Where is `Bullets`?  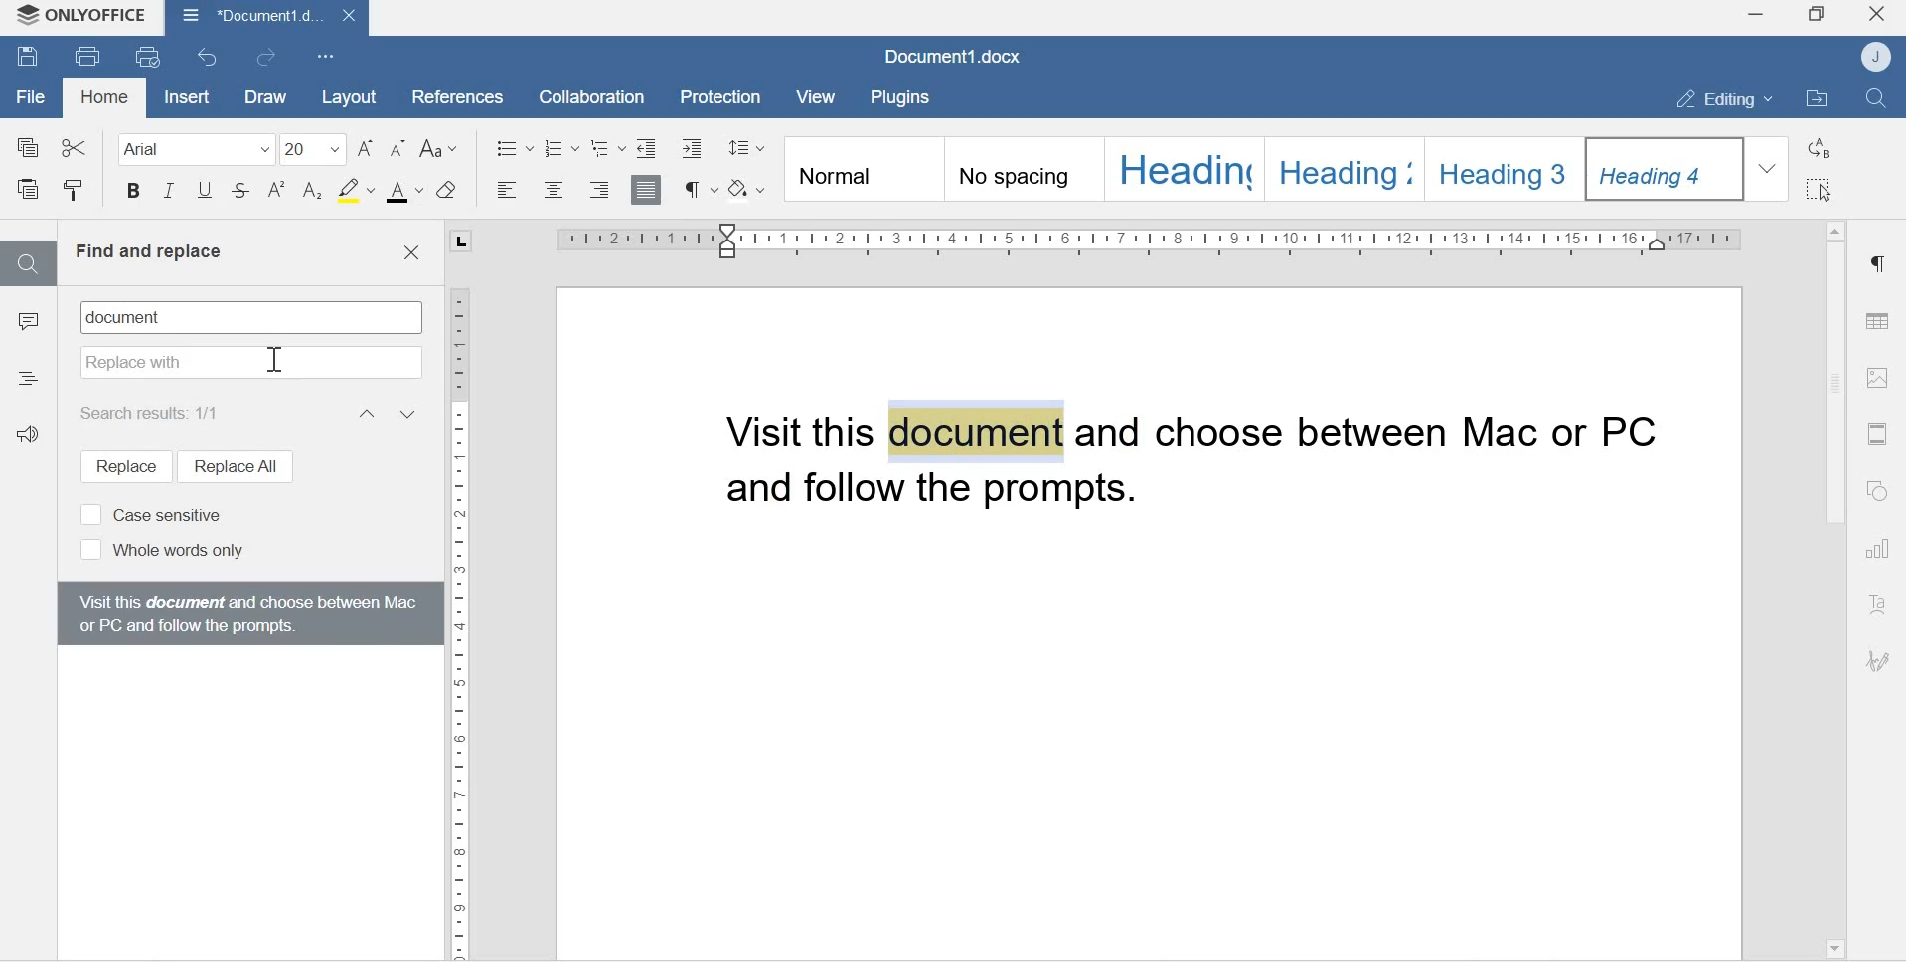
Bullets is located at coordinates (514, 146).